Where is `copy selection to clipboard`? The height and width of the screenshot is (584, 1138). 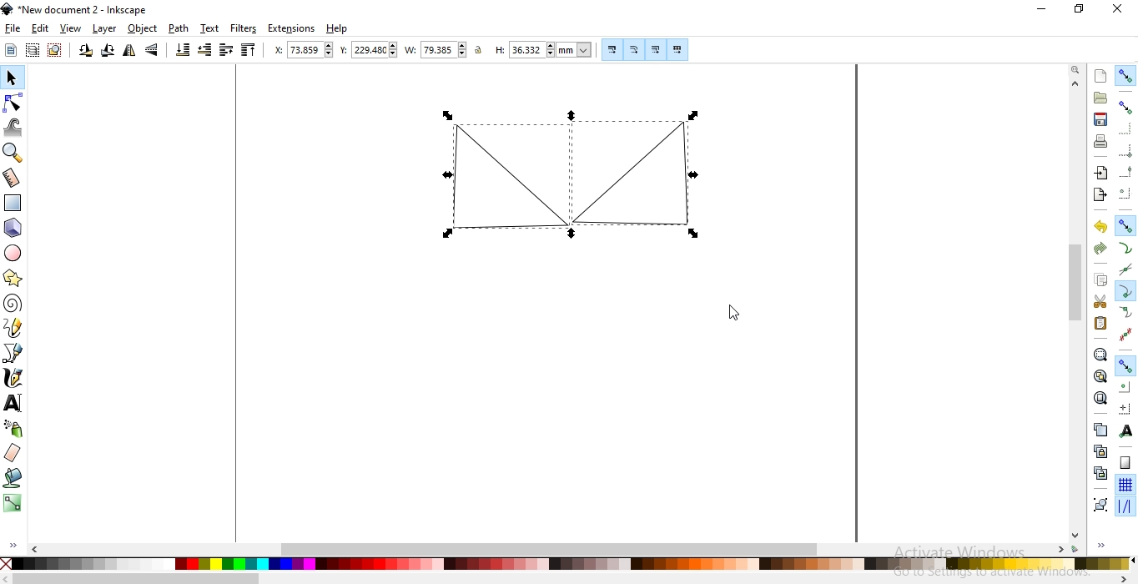 copy selection to clipboard is located at coordinates (1101, 281).